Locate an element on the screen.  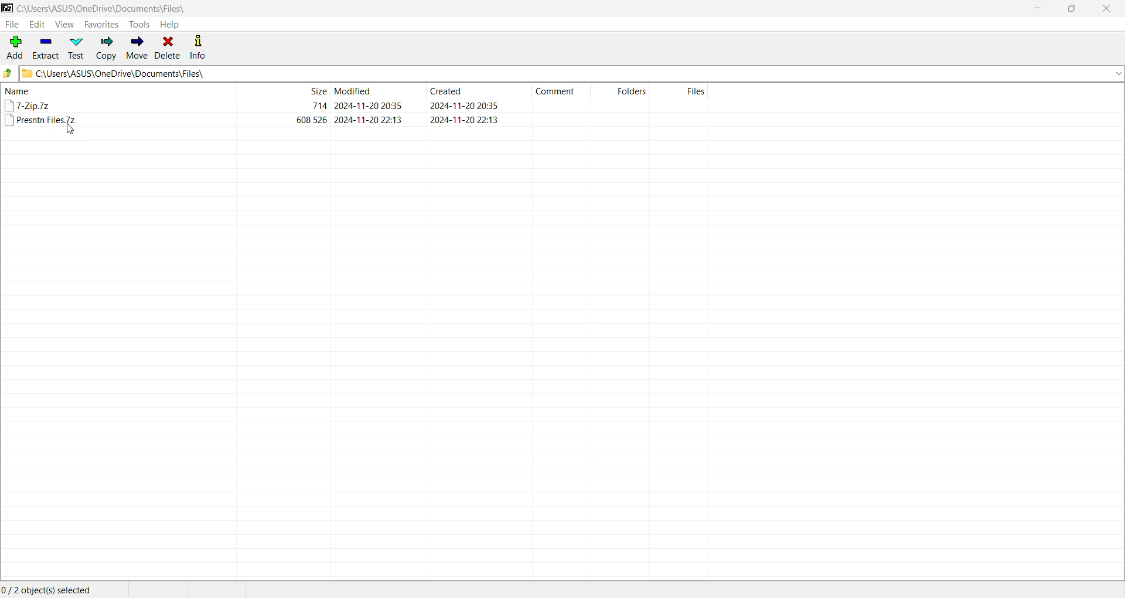
Minimize is located at coordinates (1041, 9).